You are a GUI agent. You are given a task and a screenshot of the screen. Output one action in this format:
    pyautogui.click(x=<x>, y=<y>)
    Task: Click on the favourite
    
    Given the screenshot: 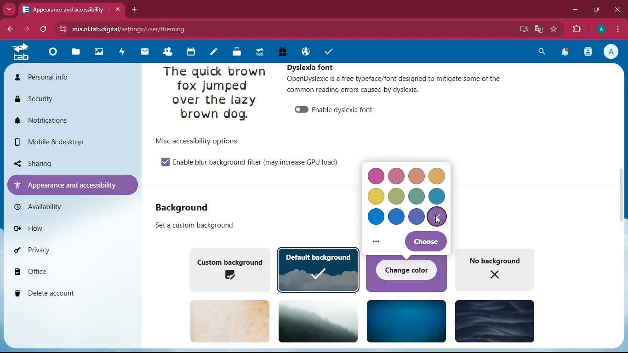 What is the action you would take?
    pyautogui.click(x=554, y=29)
    